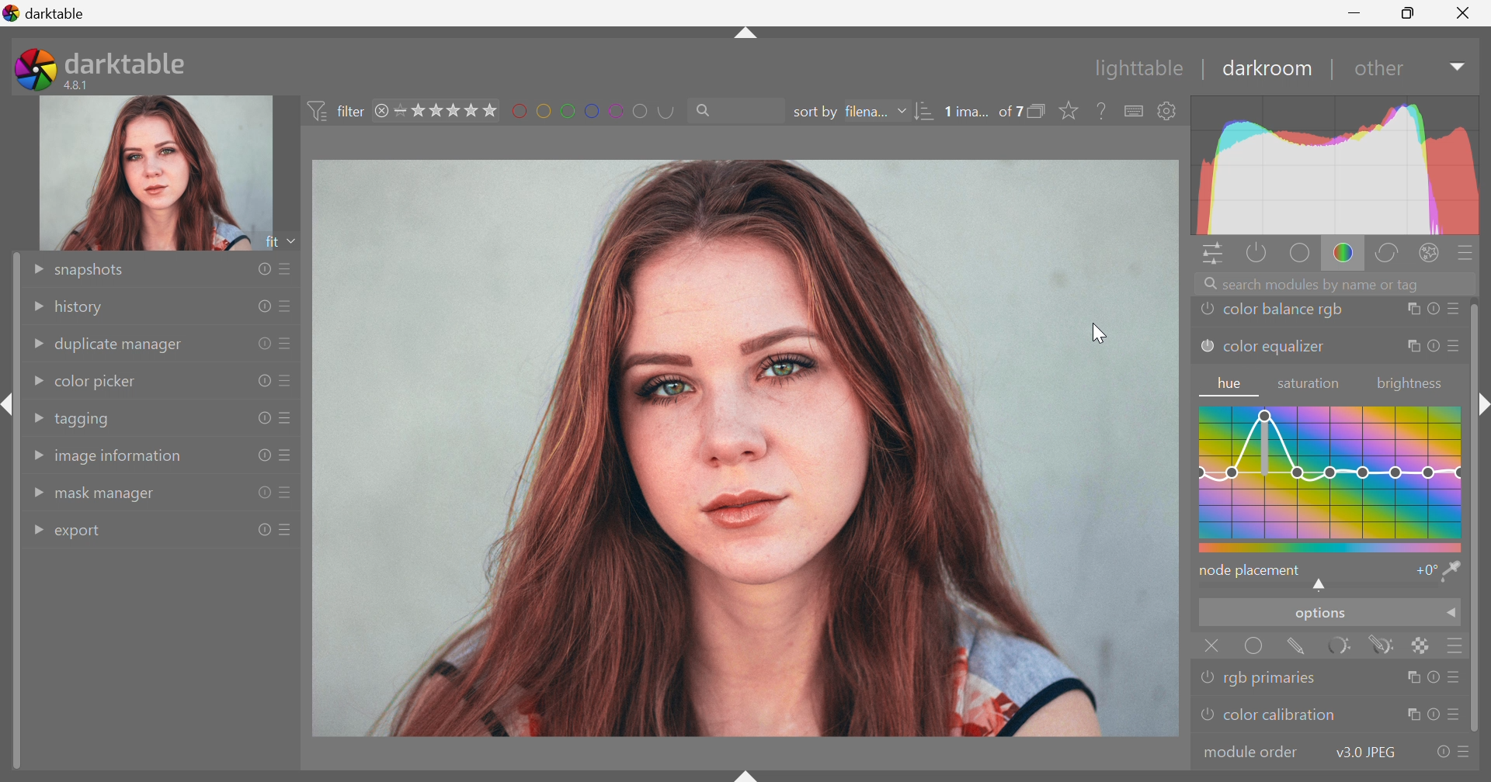 The height and width of the screenshot is (782, 1491). I want to click on presets, so click(1465, 753).